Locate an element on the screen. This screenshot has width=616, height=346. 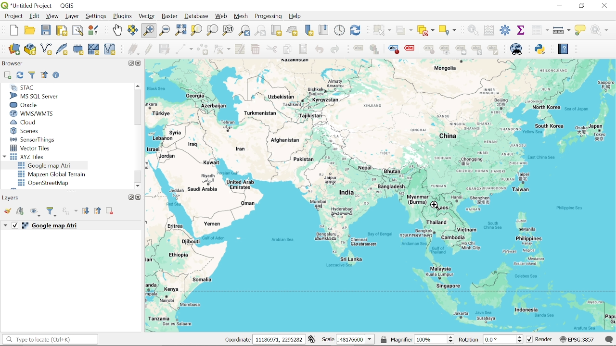
Highlihght pinned labels is located at coordinates (393, 49).